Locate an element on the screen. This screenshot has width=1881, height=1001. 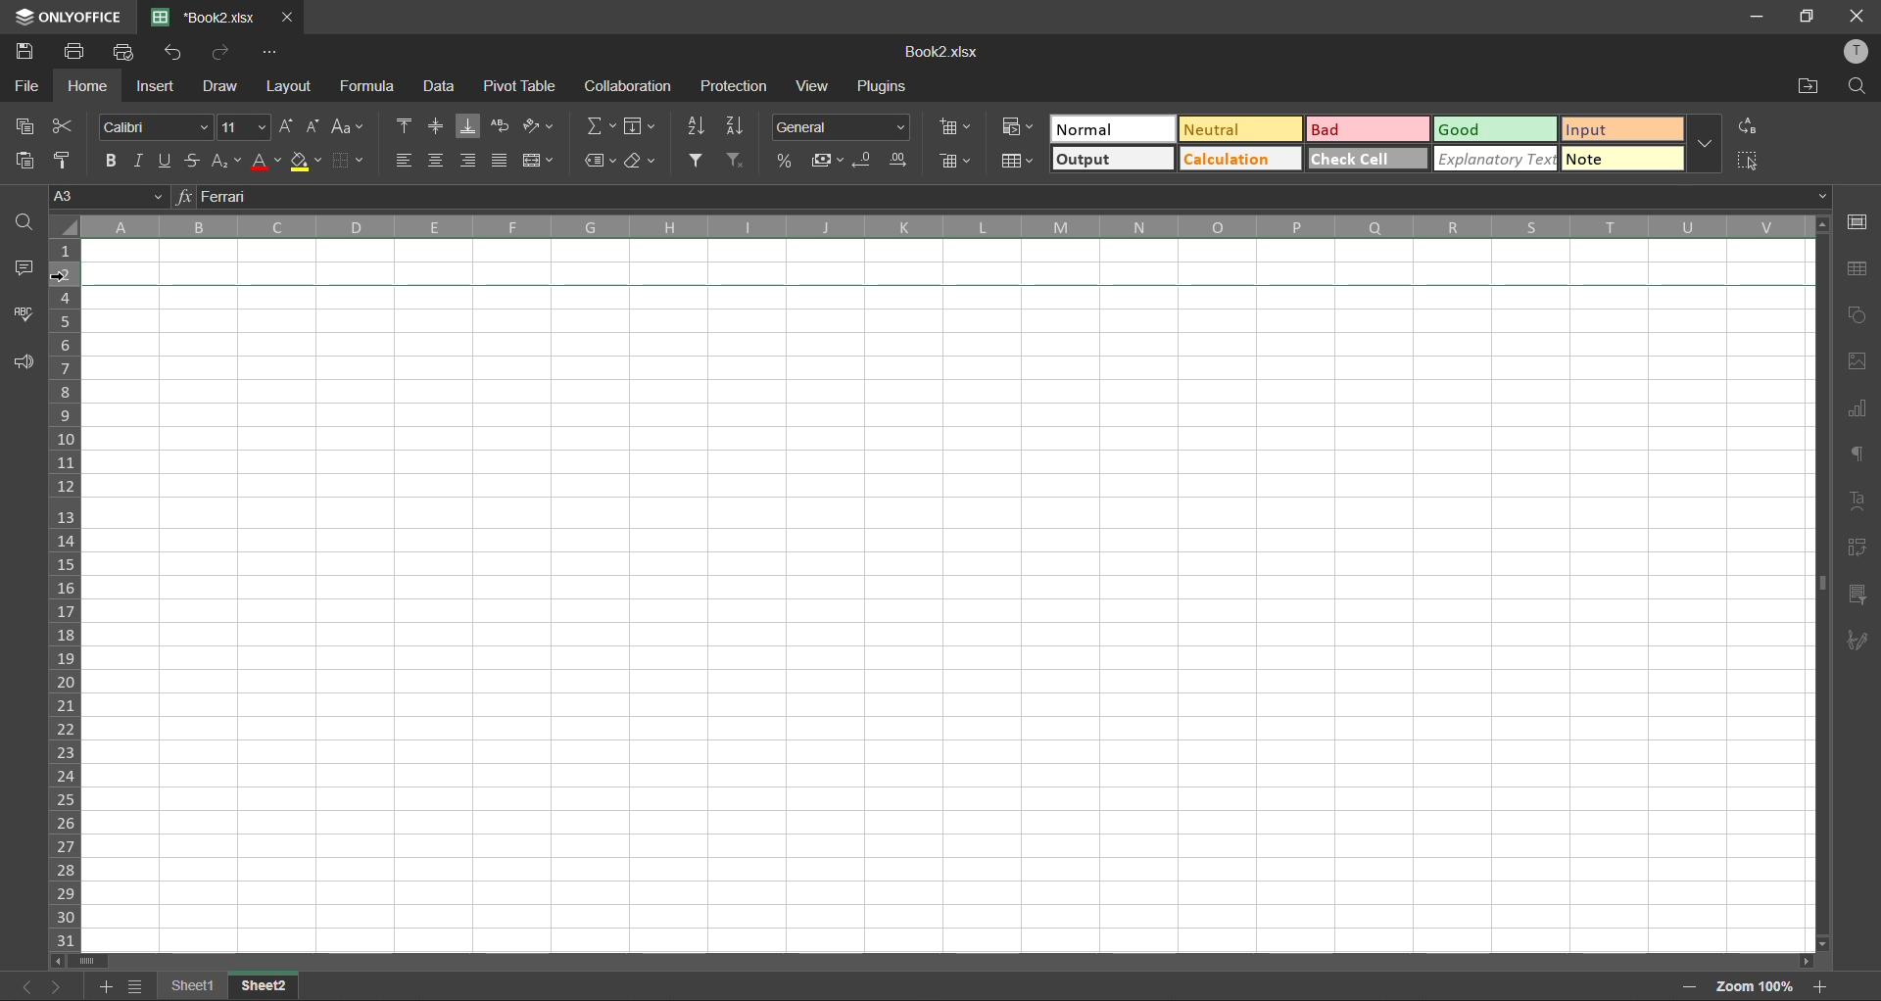
normal is located at coordinates (1108, 128).